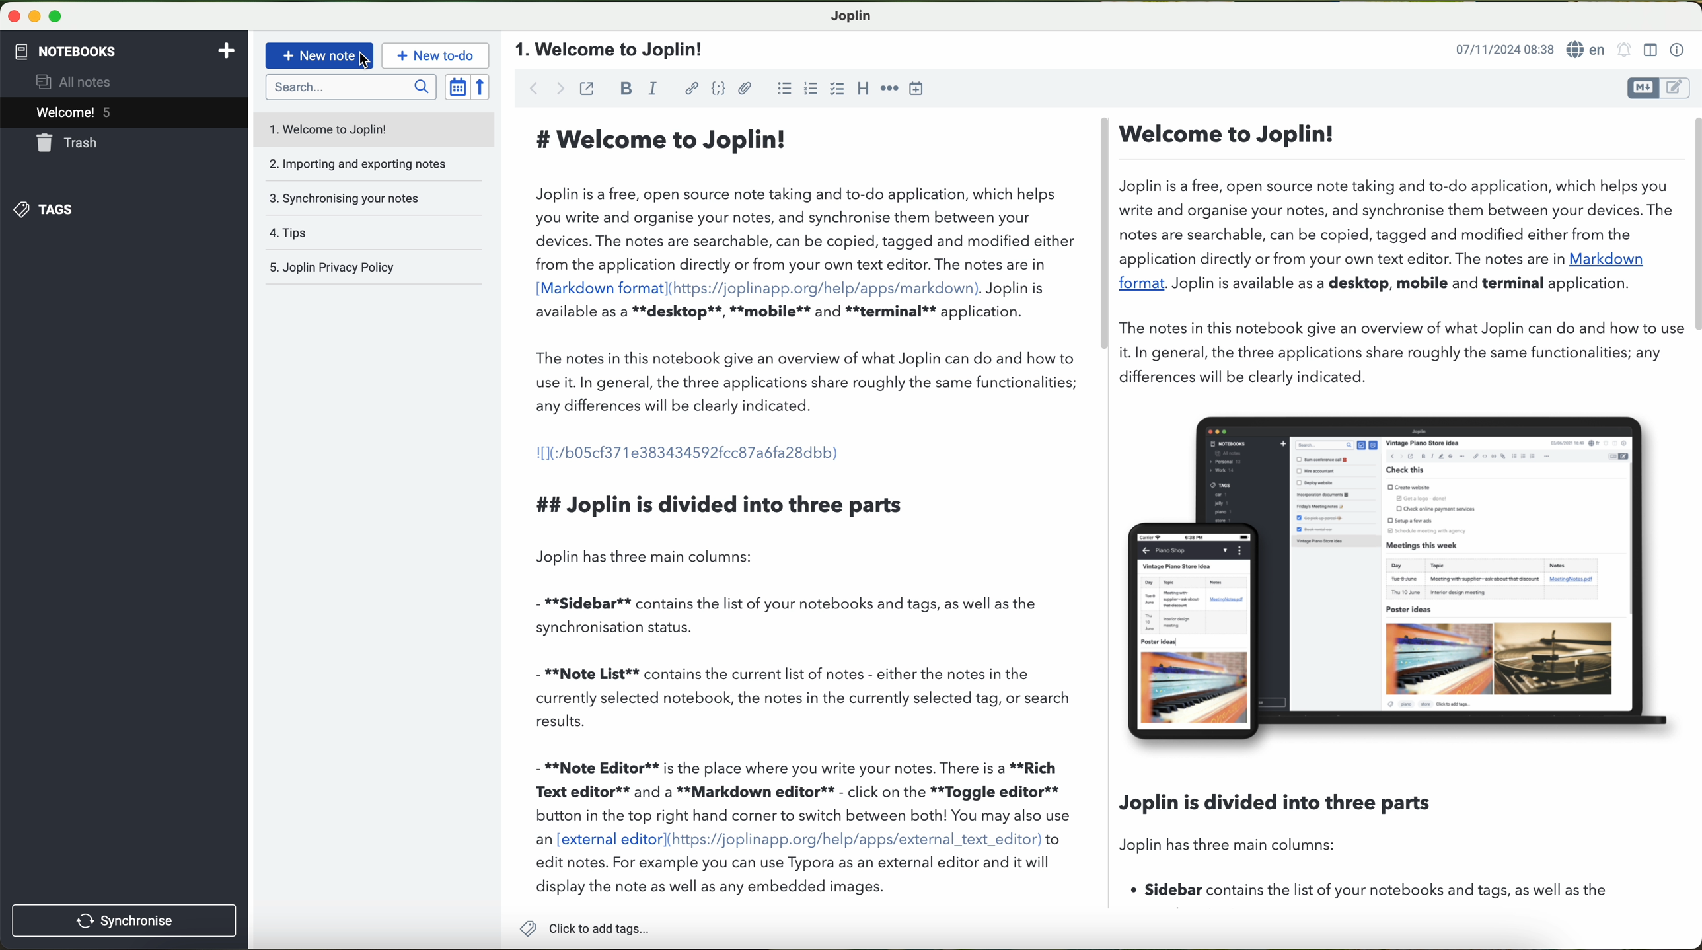 The height and width of the screenshot is (950, 1702). Describe the element at coordinates (746, 88) in the screenshot. I see `attach file` at that location.